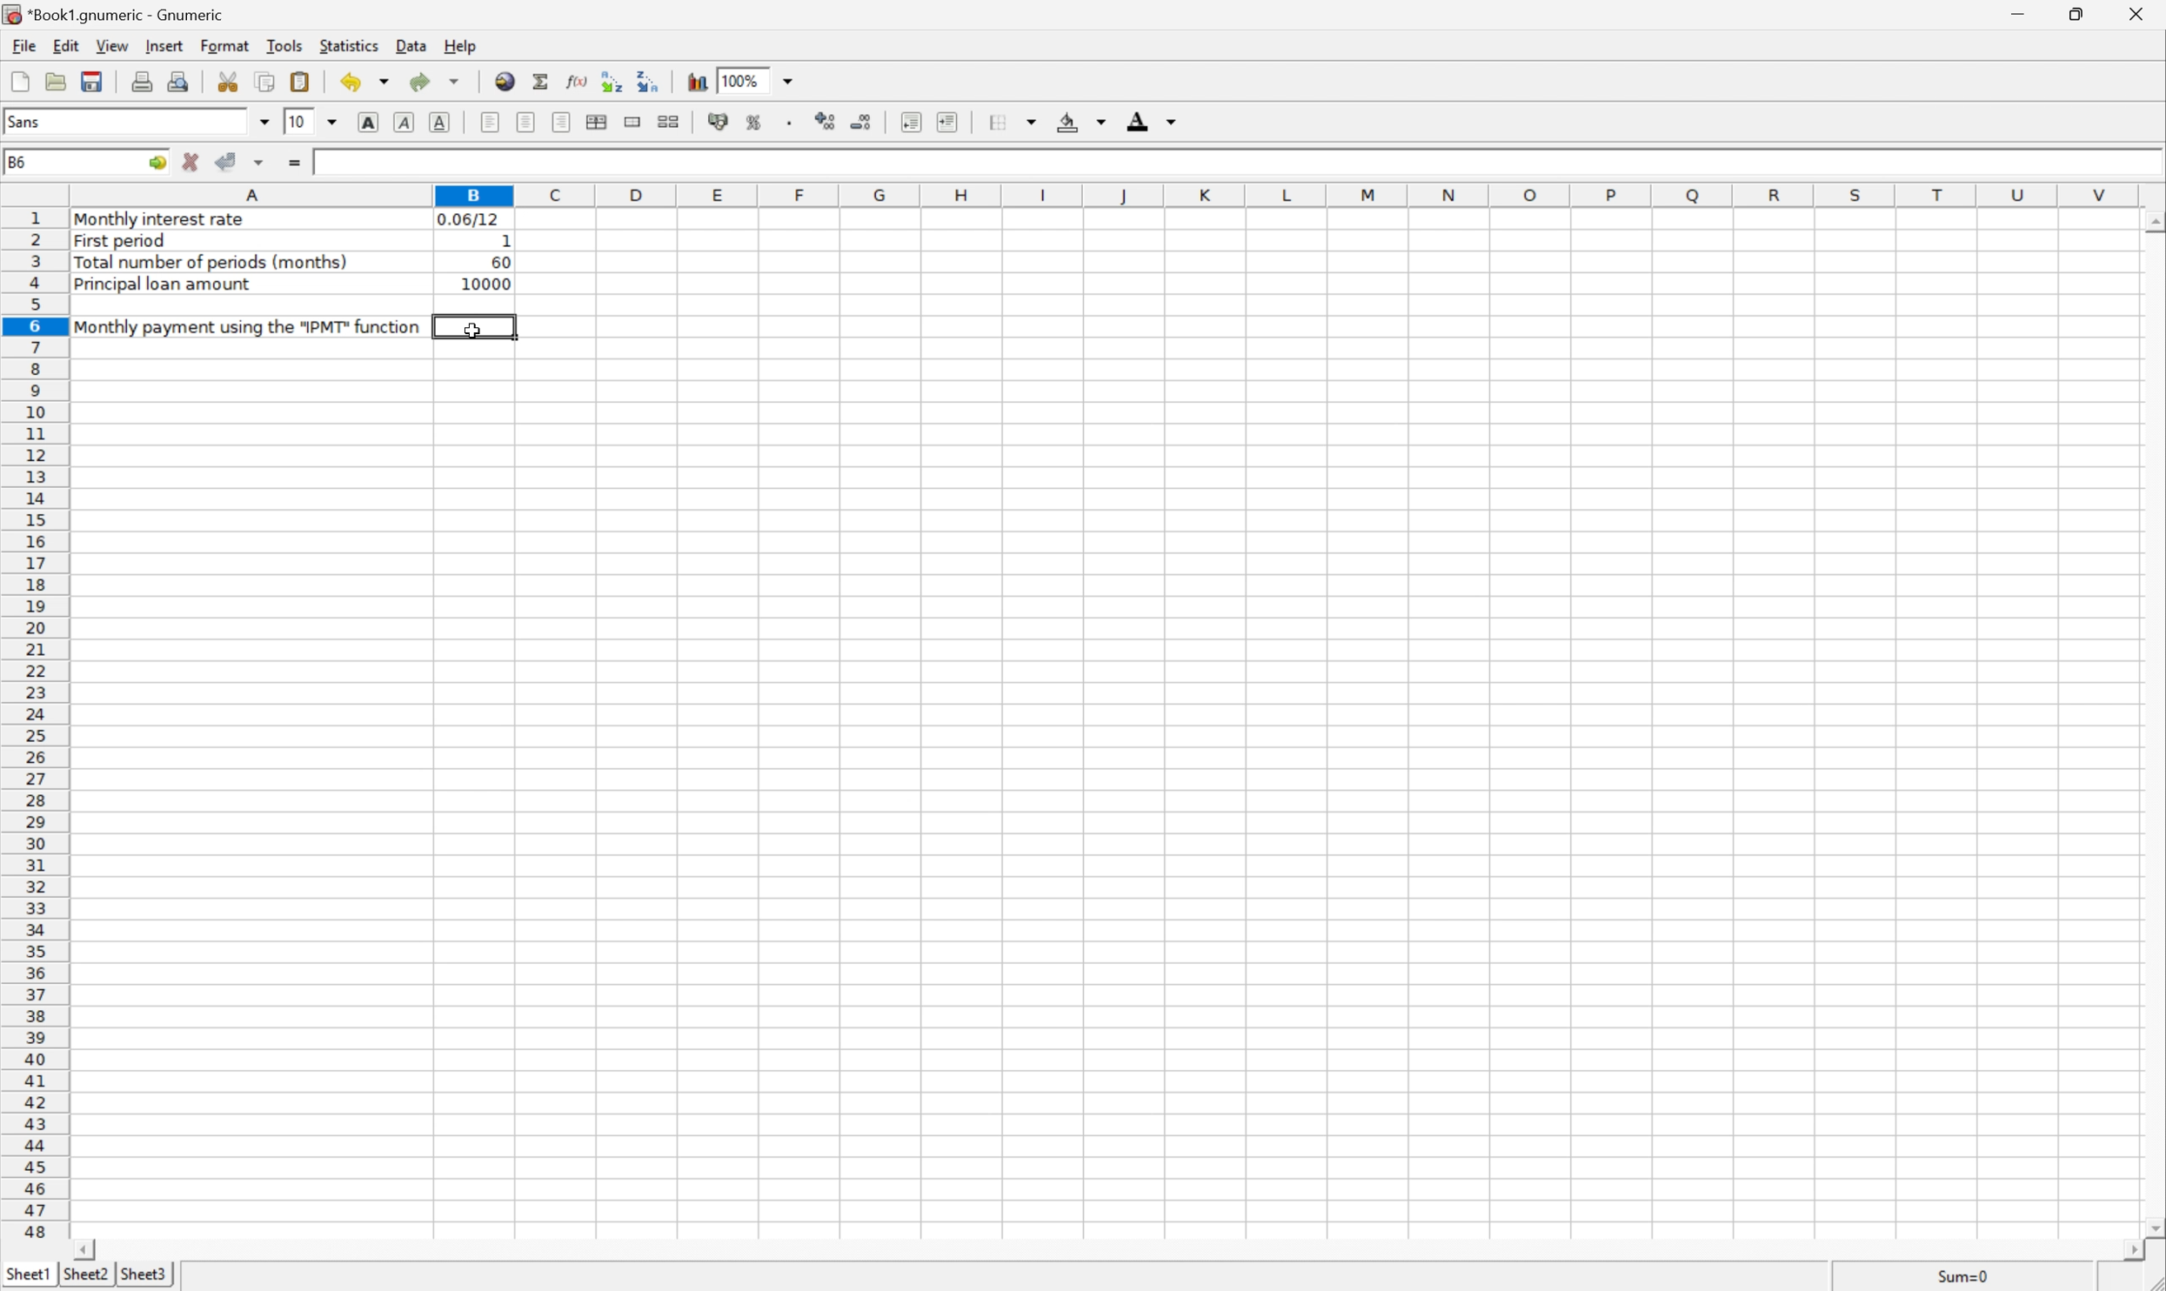 This screenshot has width=2166, height=1291. I want to click on Row Numbers, so click(35, 728).